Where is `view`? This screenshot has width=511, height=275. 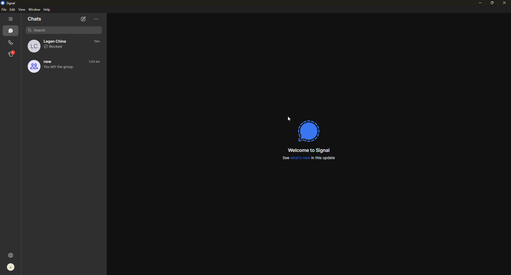
view is located at coordinates (22, 10).